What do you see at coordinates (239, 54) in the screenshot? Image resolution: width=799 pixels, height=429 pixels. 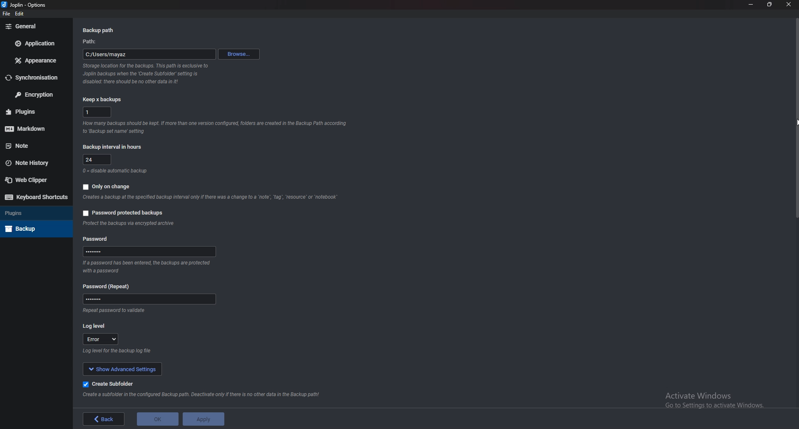 I see `Browse` at bounding box center [239, 54].